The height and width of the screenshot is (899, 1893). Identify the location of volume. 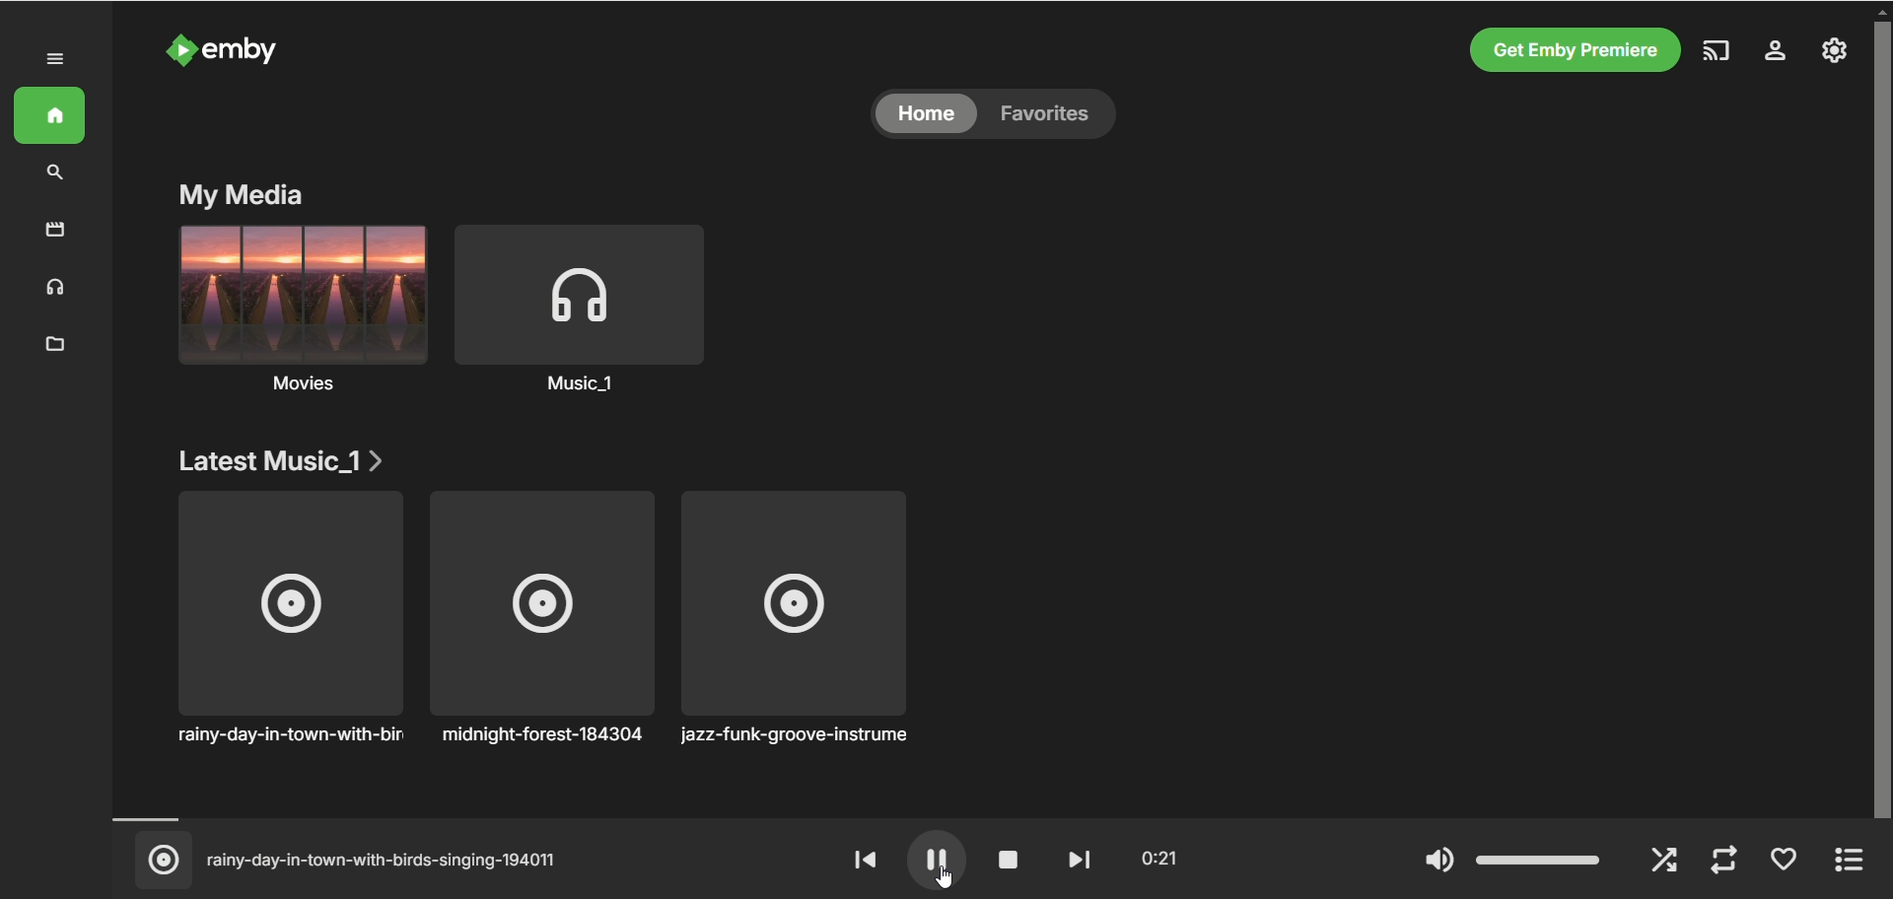
(1507, 860).